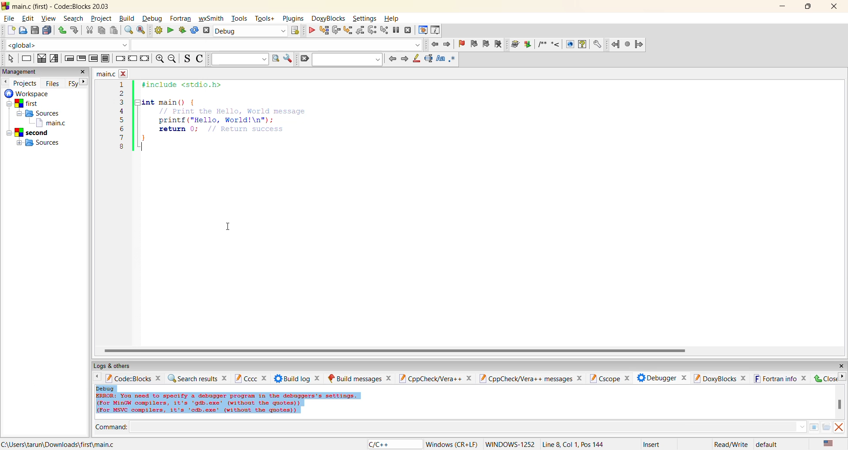 This screenshot has width=848, height=450. I want to click on instruction, so click(26, 58).